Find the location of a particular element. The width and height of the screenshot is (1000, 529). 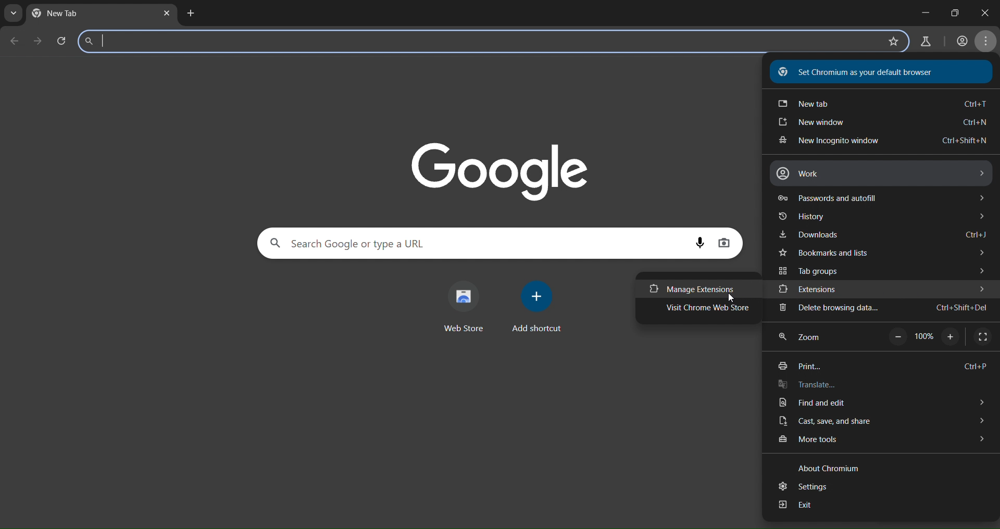

zoom  is located at coordinates (804, 335).